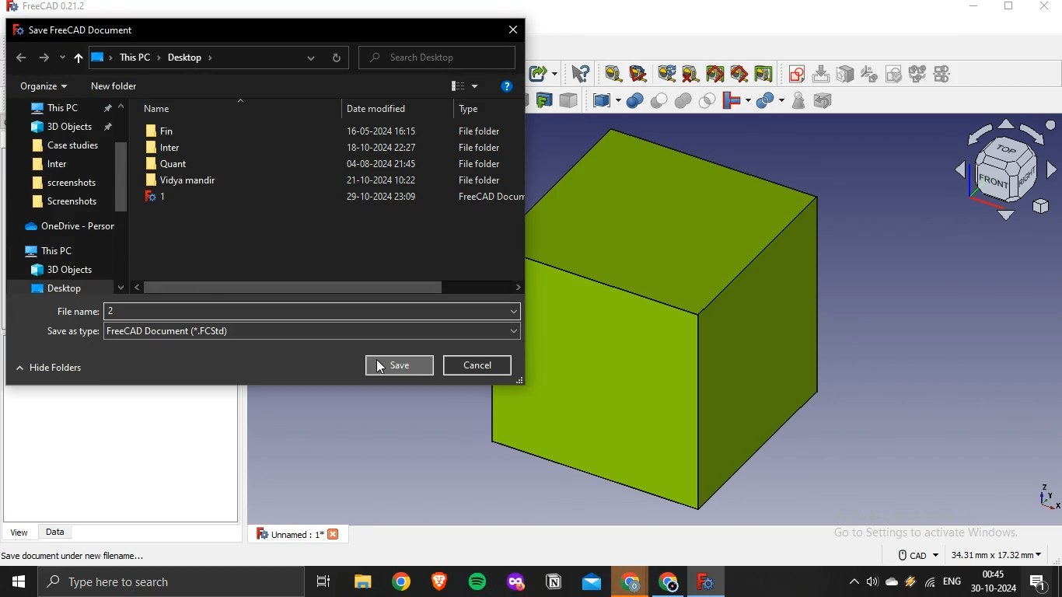  I want to click on restore, so click(1008, 6).